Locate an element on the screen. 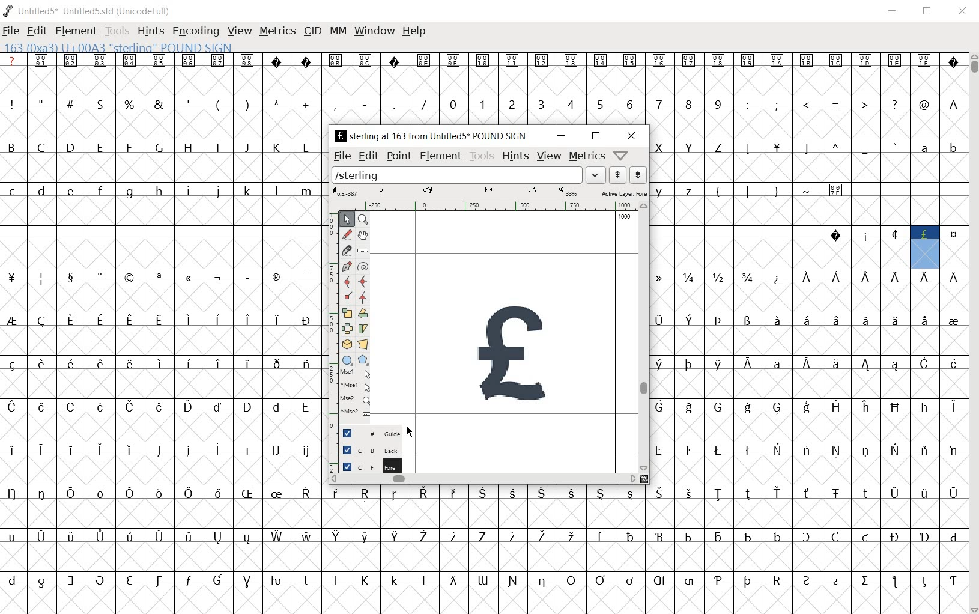 This screenshot has width=979, height=614. H is located at coordinates (189, 148).